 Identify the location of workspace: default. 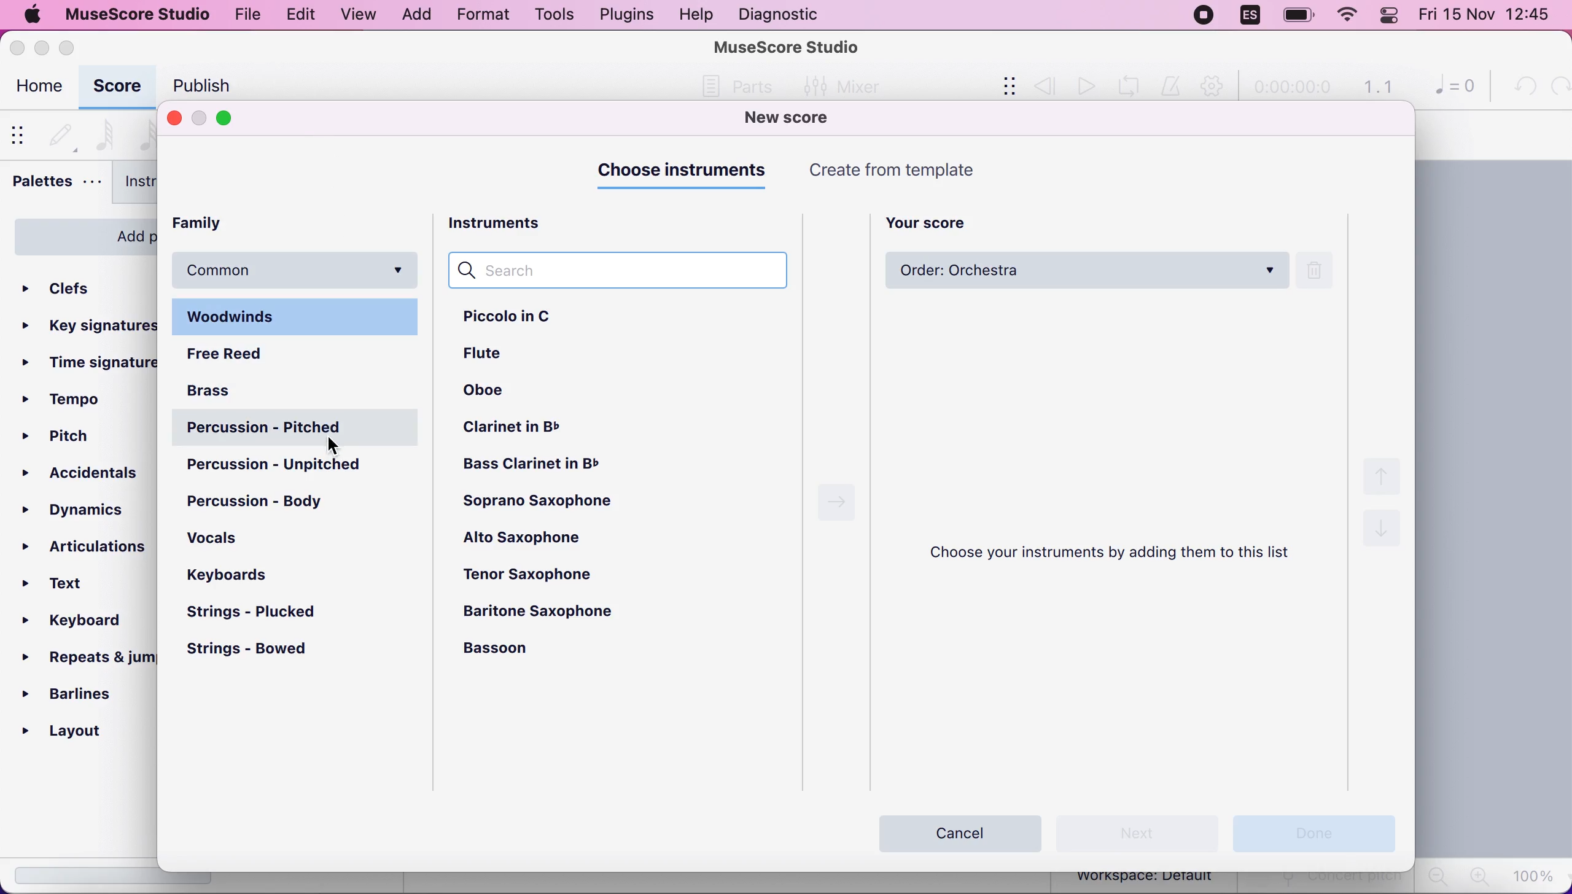
(1148, 879).